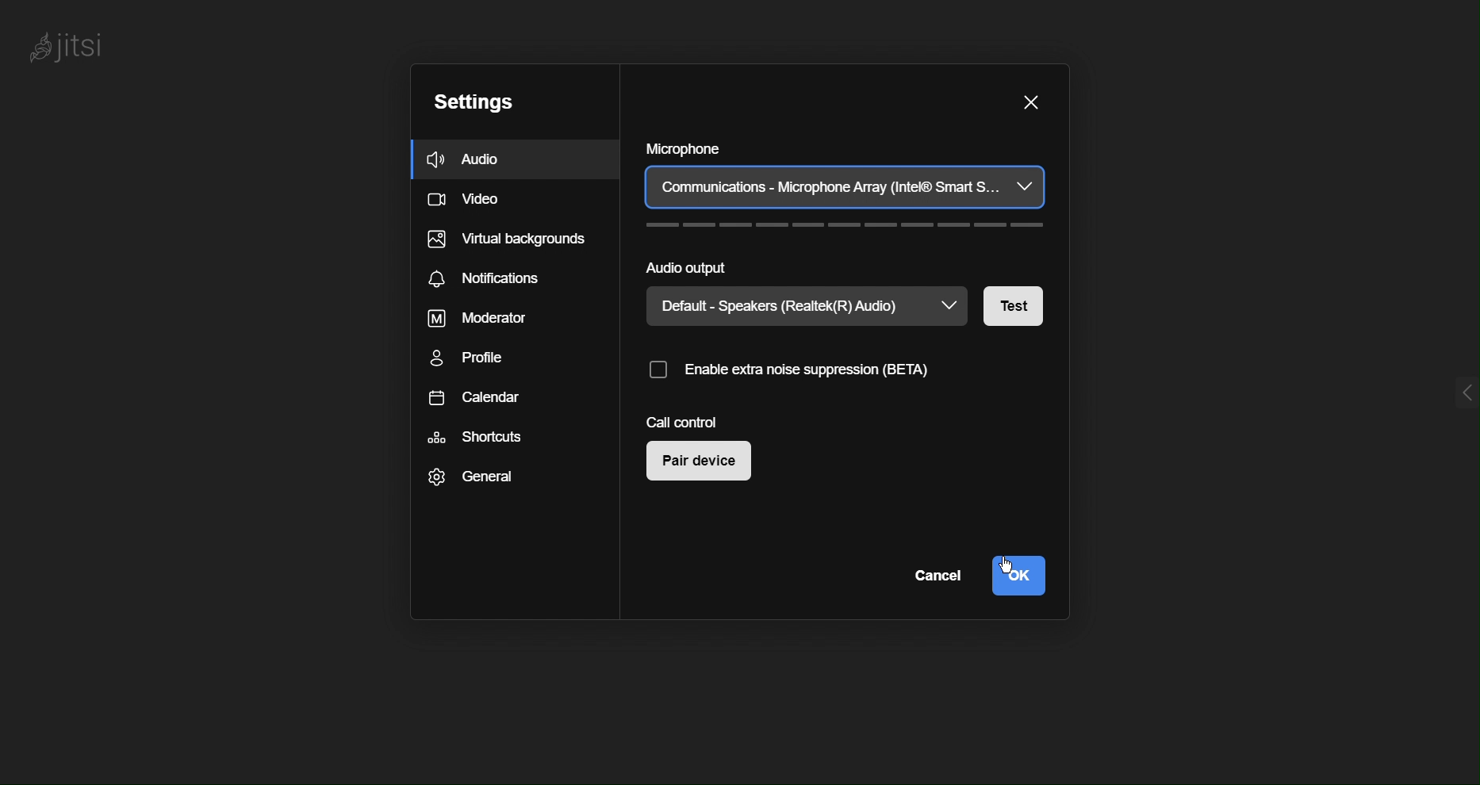 This screenshot has height=785, width=1480. Describe the element at coordinates (688, 421) in the screenshot. I see `Call Control` at that location.